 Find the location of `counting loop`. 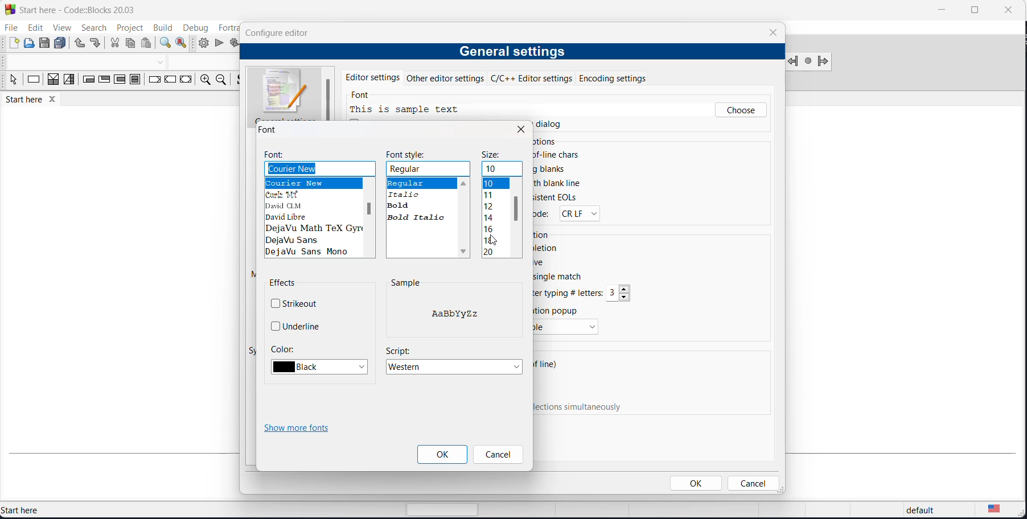

counting loop is located at coordinates (119, 81).